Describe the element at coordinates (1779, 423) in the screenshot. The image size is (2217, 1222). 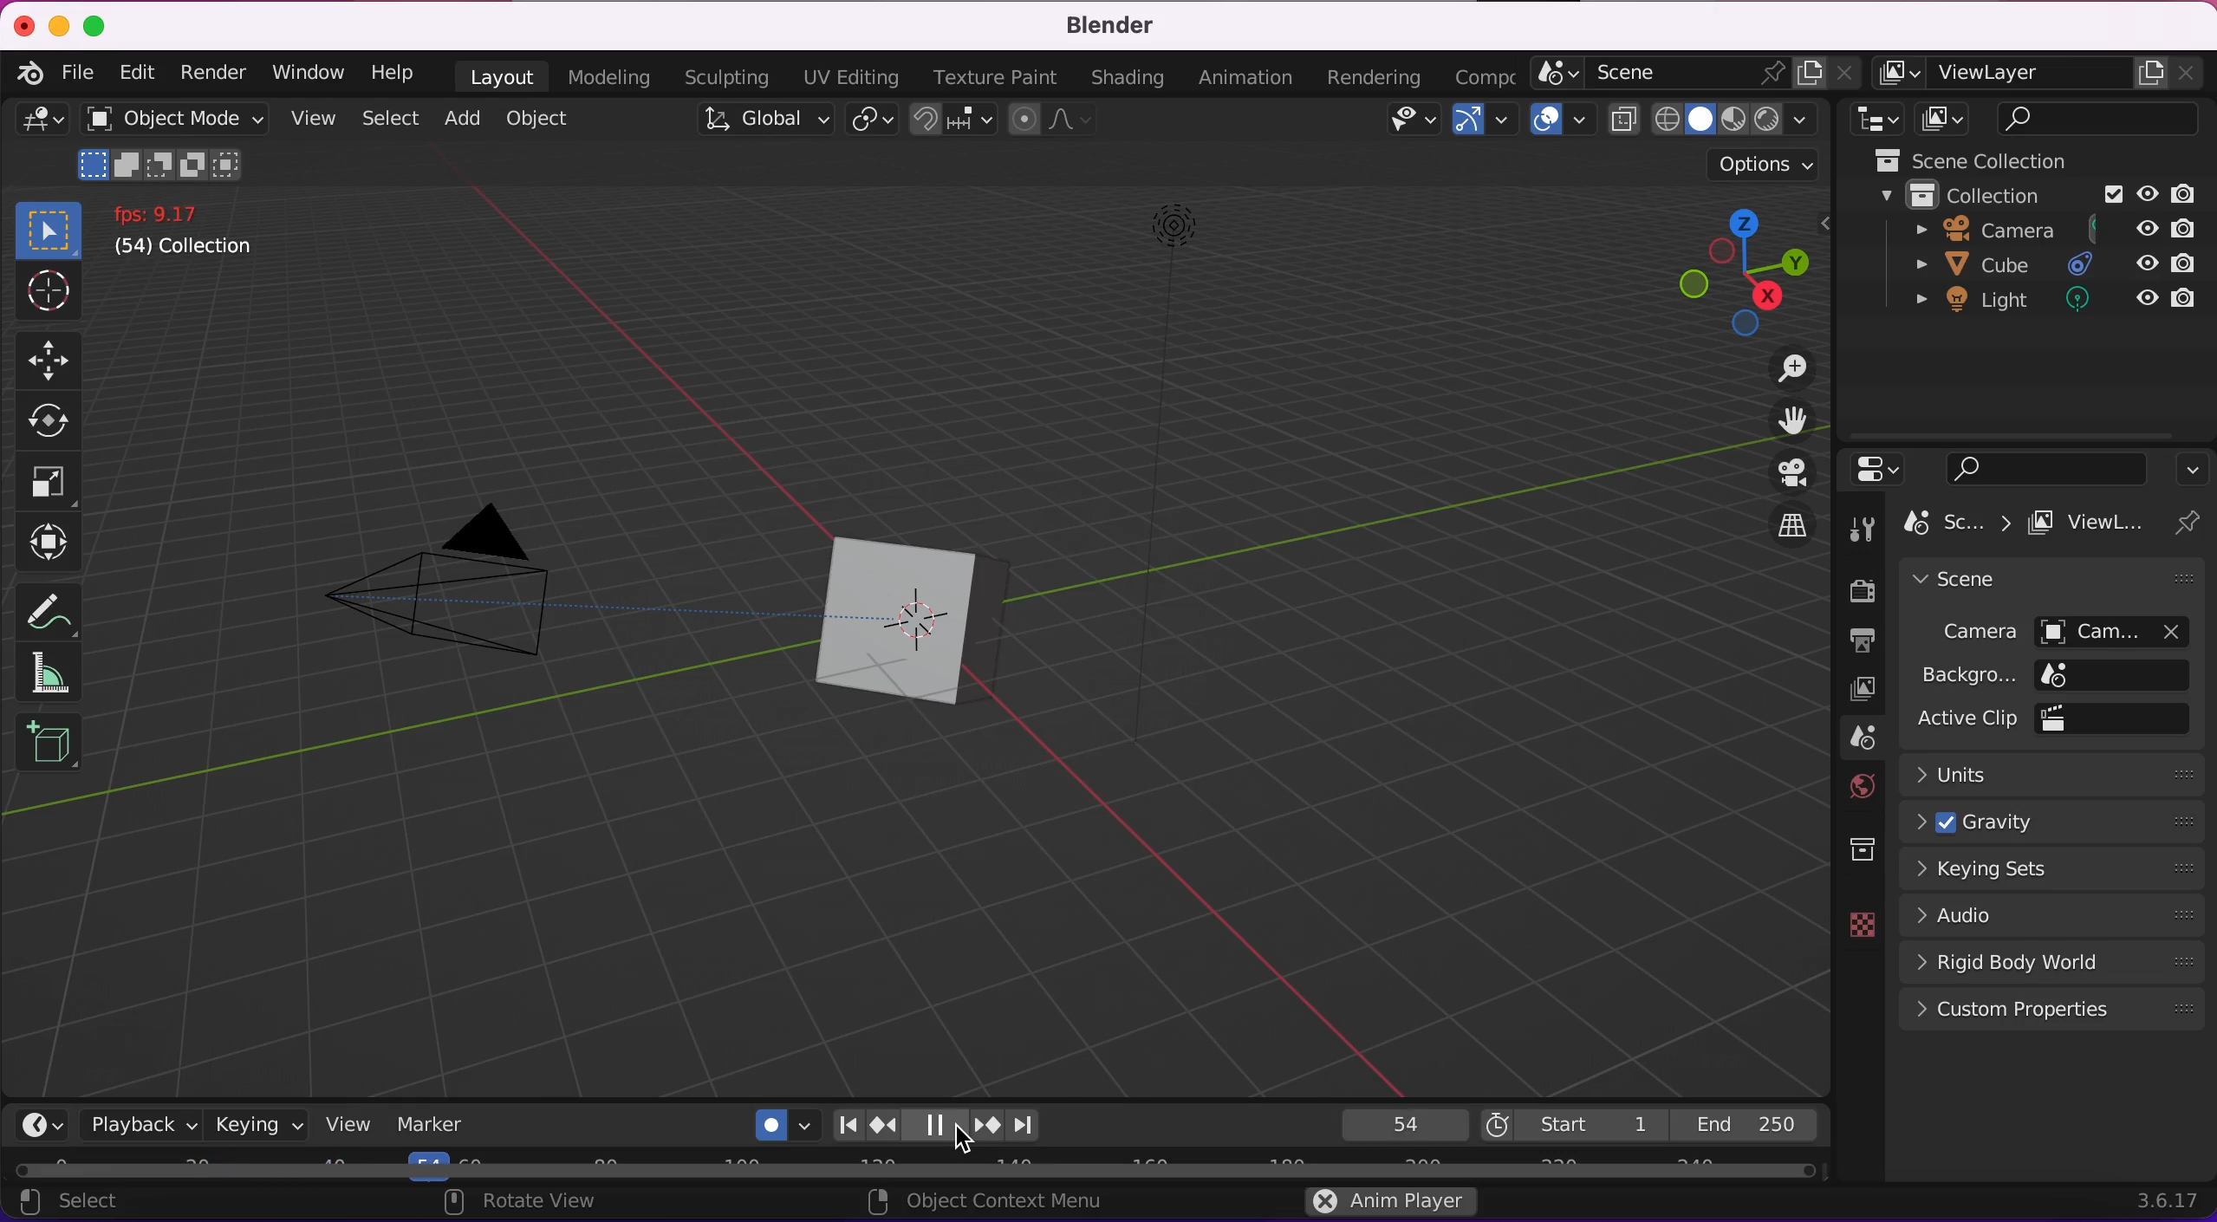
I see `move the view` at that location.